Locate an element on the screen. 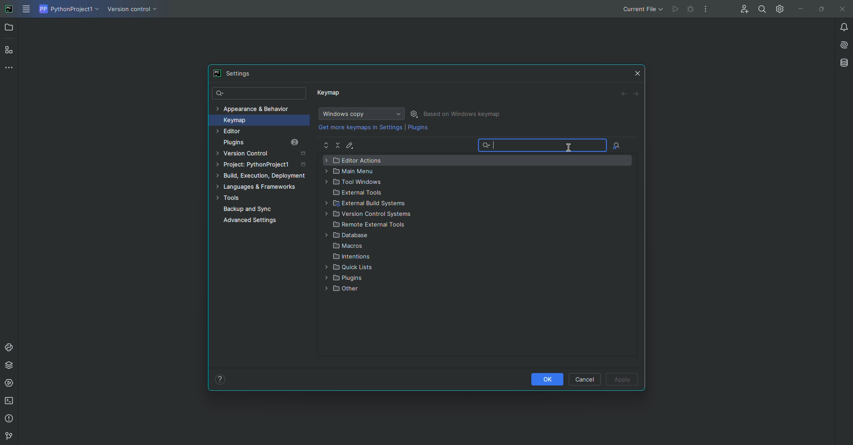 This screenshot has height=445, width=853. Macros is located at coordinates (350, 246).